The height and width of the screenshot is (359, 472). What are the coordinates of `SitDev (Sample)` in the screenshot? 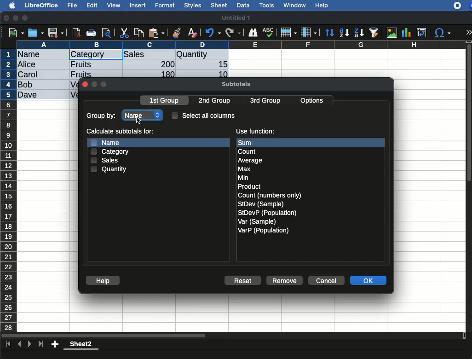 It's located at (261, 204).